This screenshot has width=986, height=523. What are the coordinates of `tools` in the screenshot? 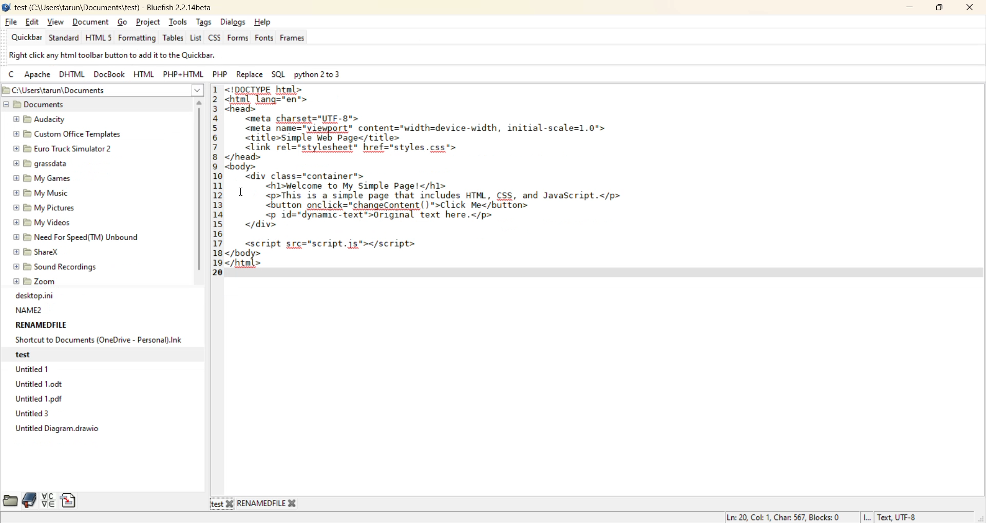 It's located at (179, 21).